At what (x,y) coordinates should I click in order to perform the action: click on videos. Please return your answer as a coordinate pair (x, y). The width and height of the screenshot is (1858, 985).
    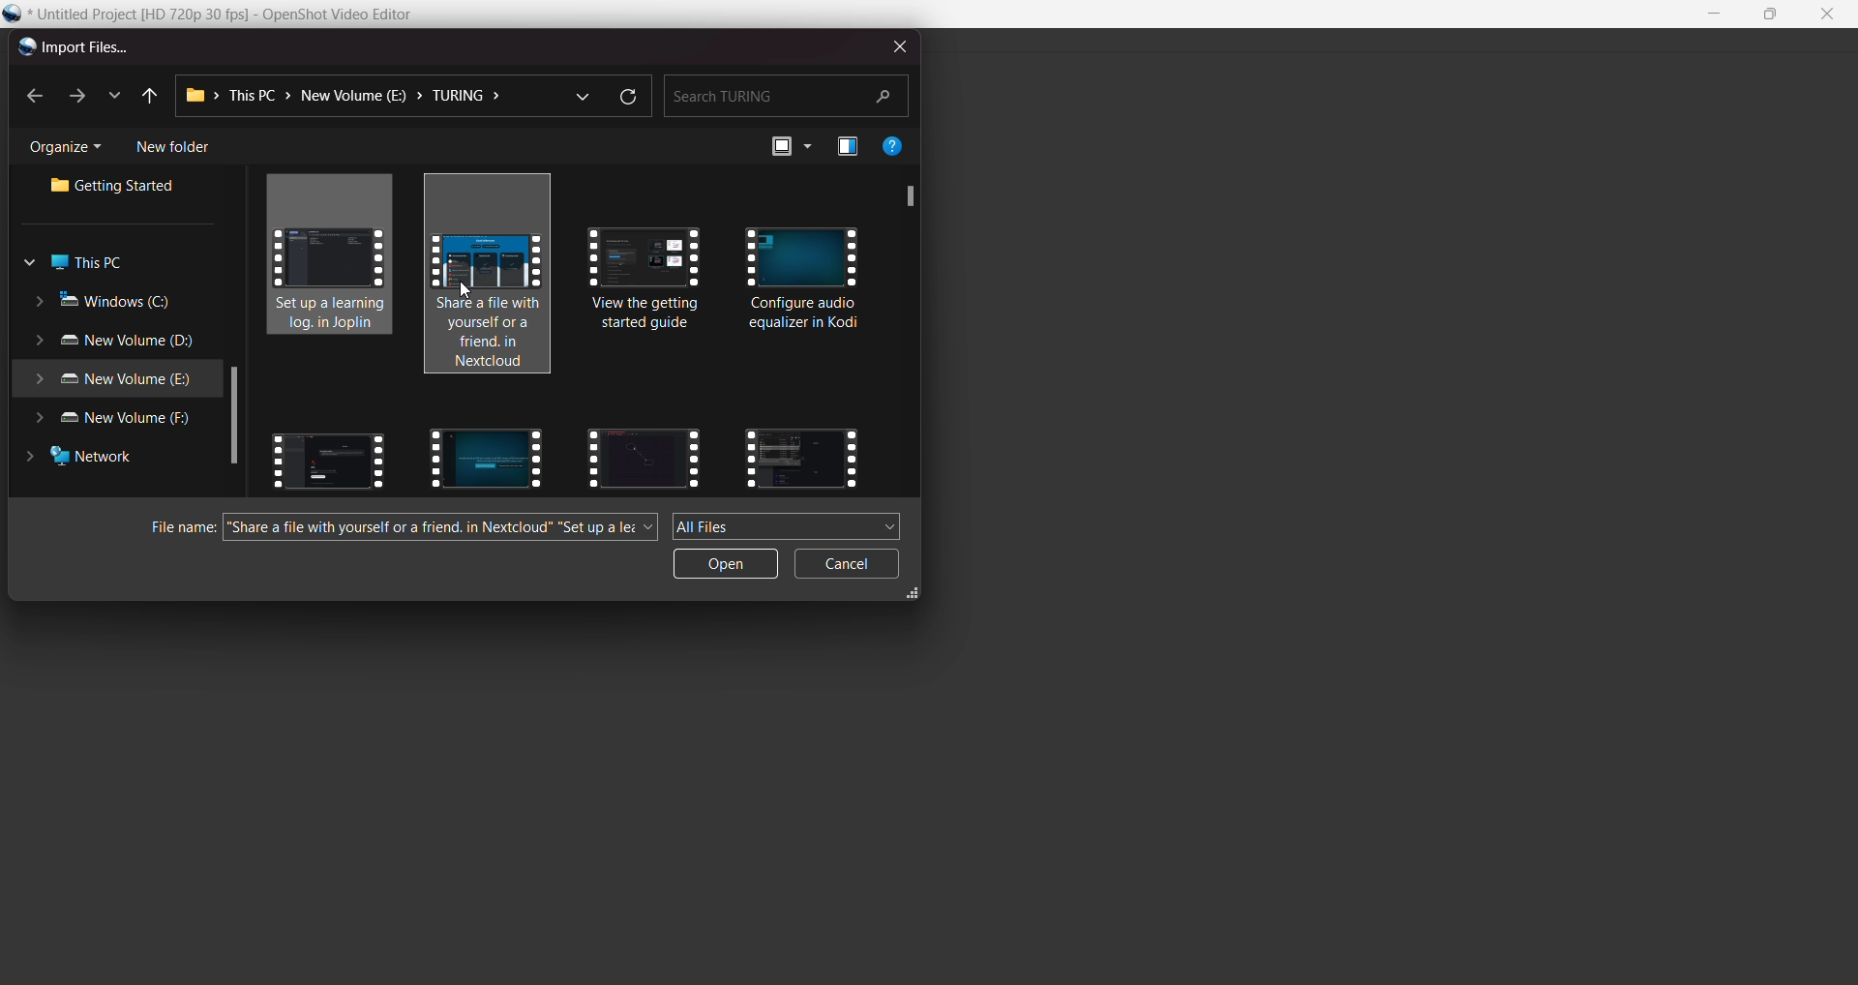
    Looking at the image, I should click on (801, 456).